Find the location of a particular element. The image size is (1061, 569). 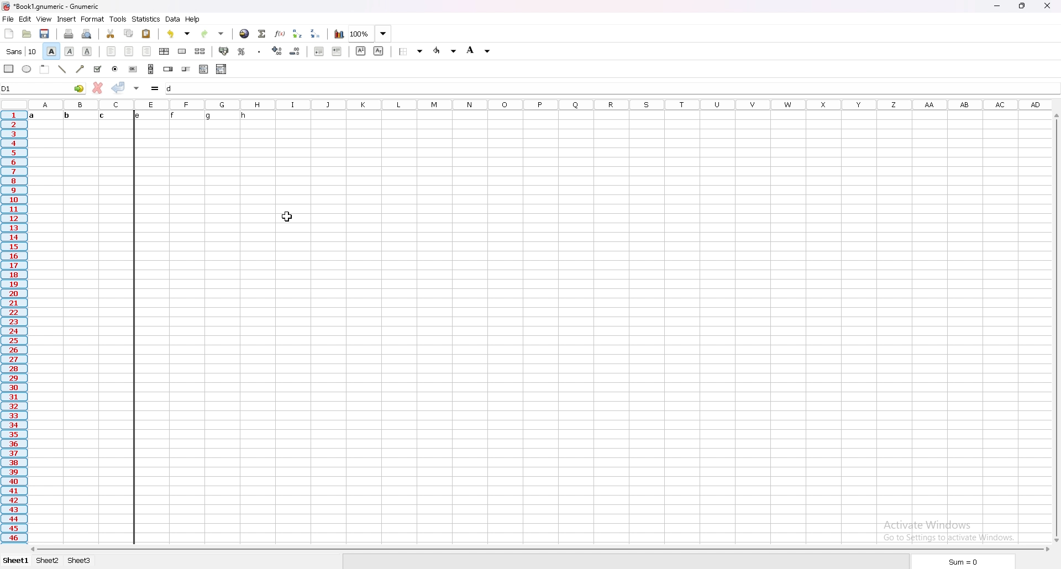

underline is located at coordinates (87, 51).